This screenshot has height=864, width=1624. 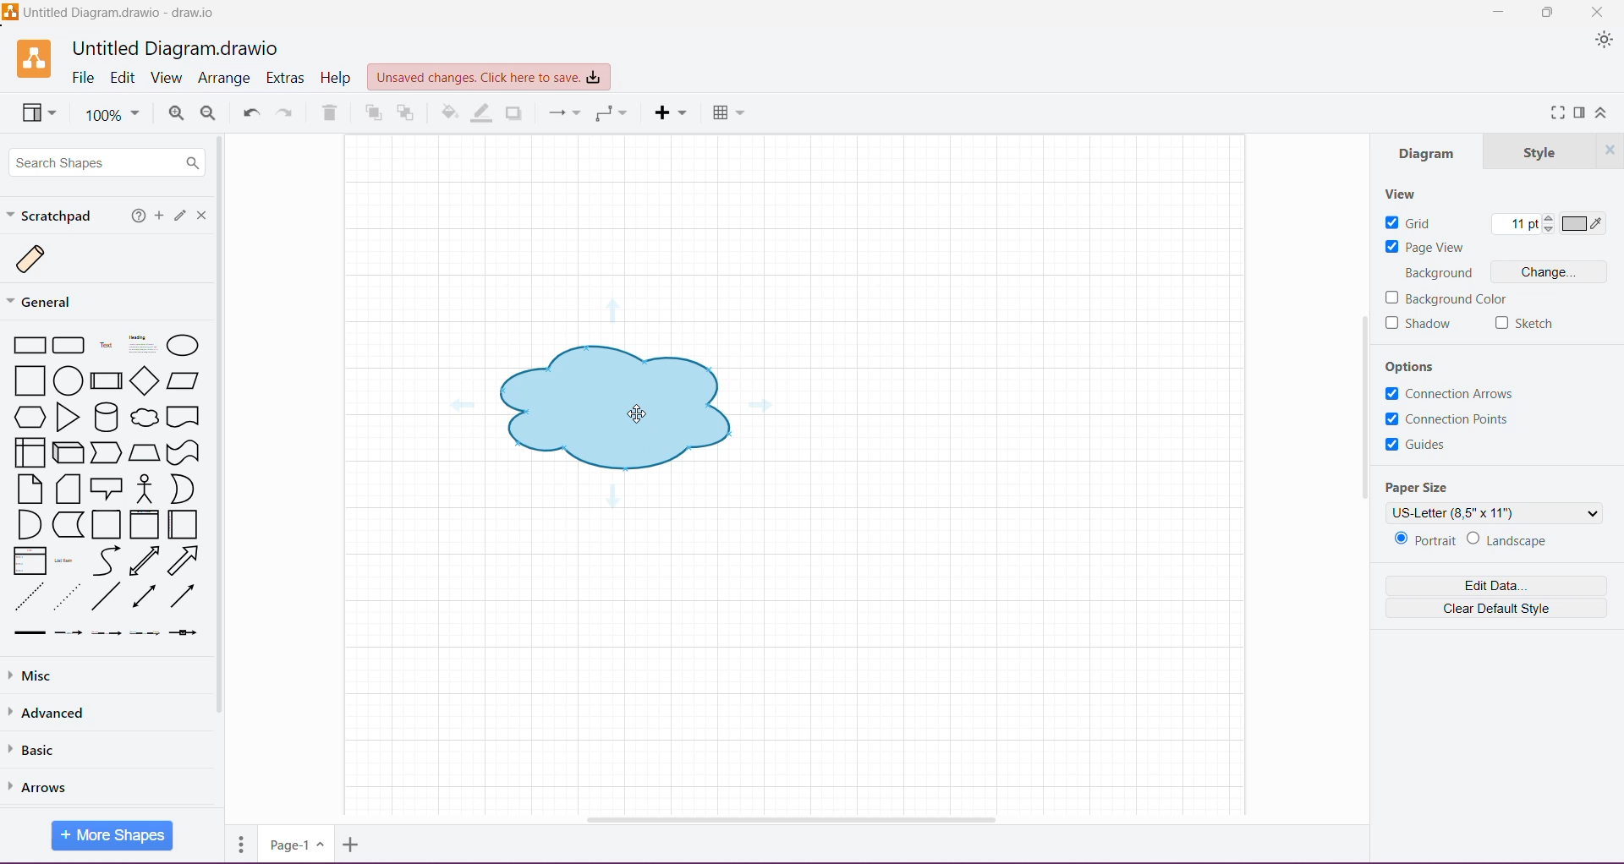 I want to click on Unsaved Changes. Click here to save, so click(x=488, y=77).